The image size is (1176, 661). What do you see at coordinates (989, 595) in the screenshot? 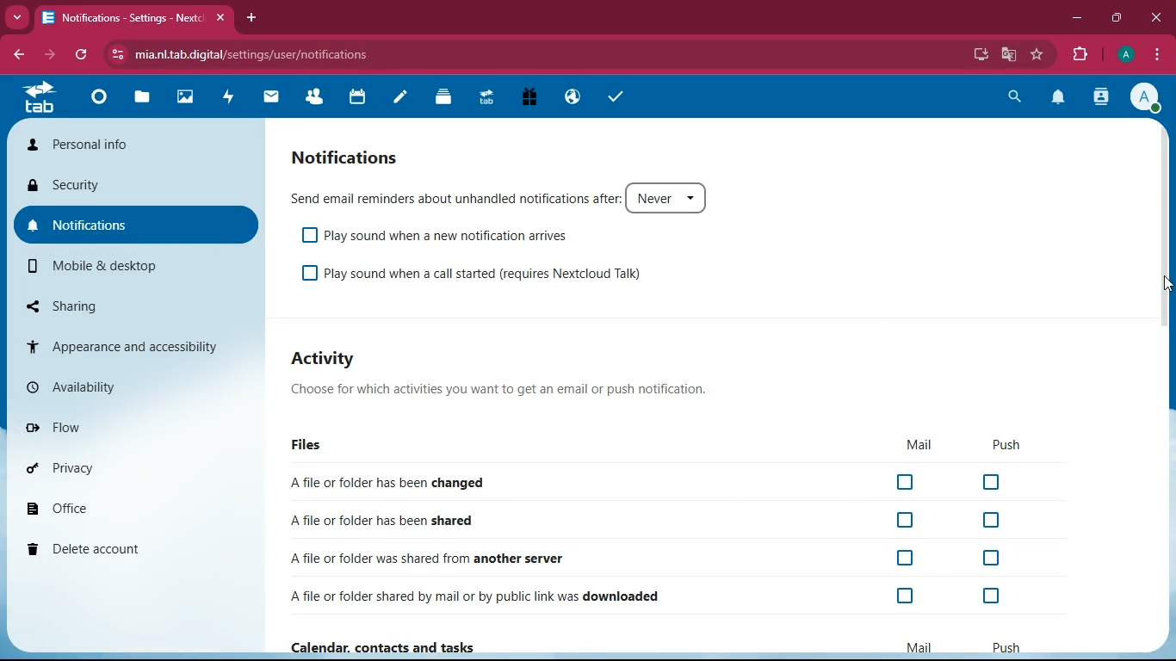
I see `off` at bounding box center [989, 595].